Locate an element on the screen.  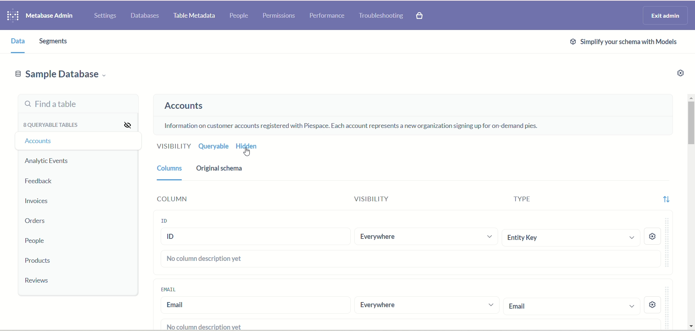
metabase logo is located at coordinates (12, 17).